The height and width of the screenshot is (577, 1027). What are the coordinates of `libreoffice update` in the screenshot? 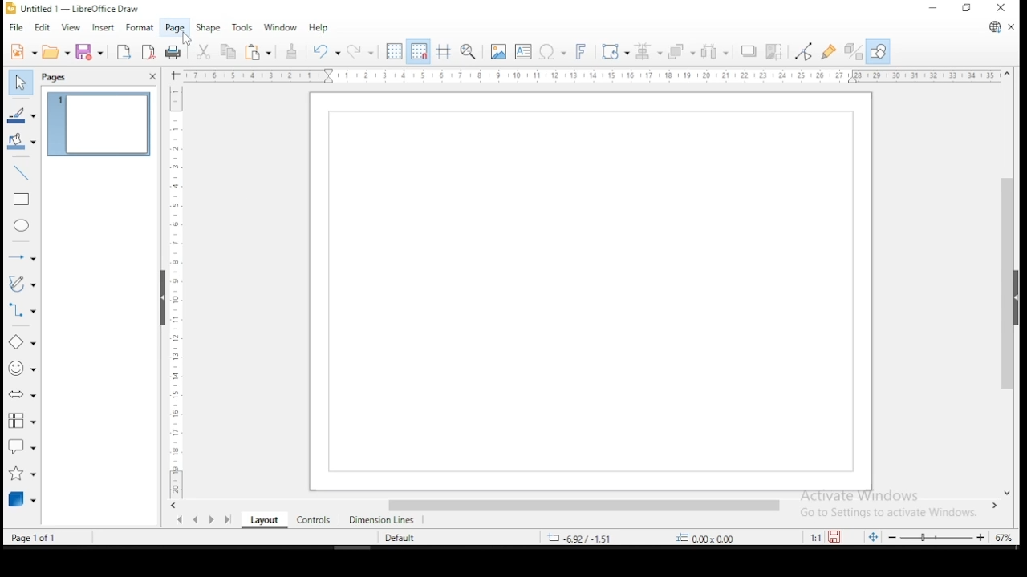 It's located at (992, 28).